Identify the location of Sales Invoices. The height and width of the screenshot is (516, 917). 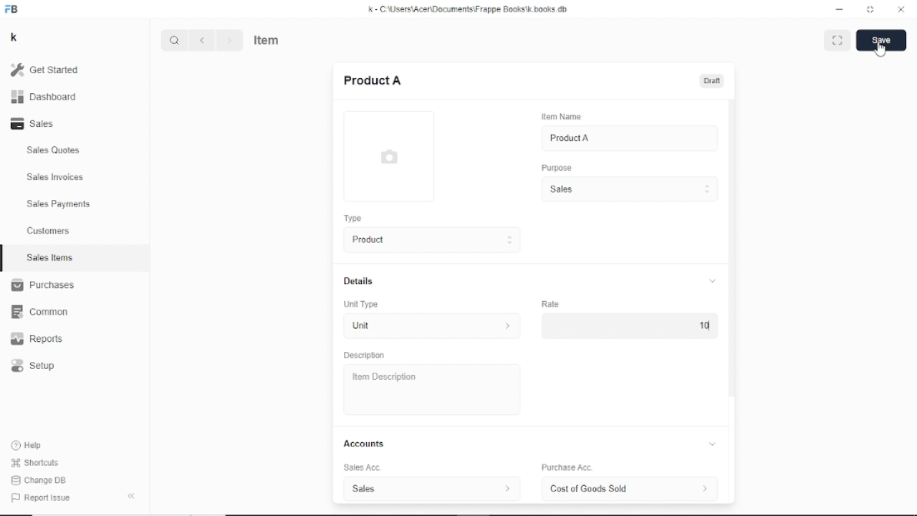
(55, 178).